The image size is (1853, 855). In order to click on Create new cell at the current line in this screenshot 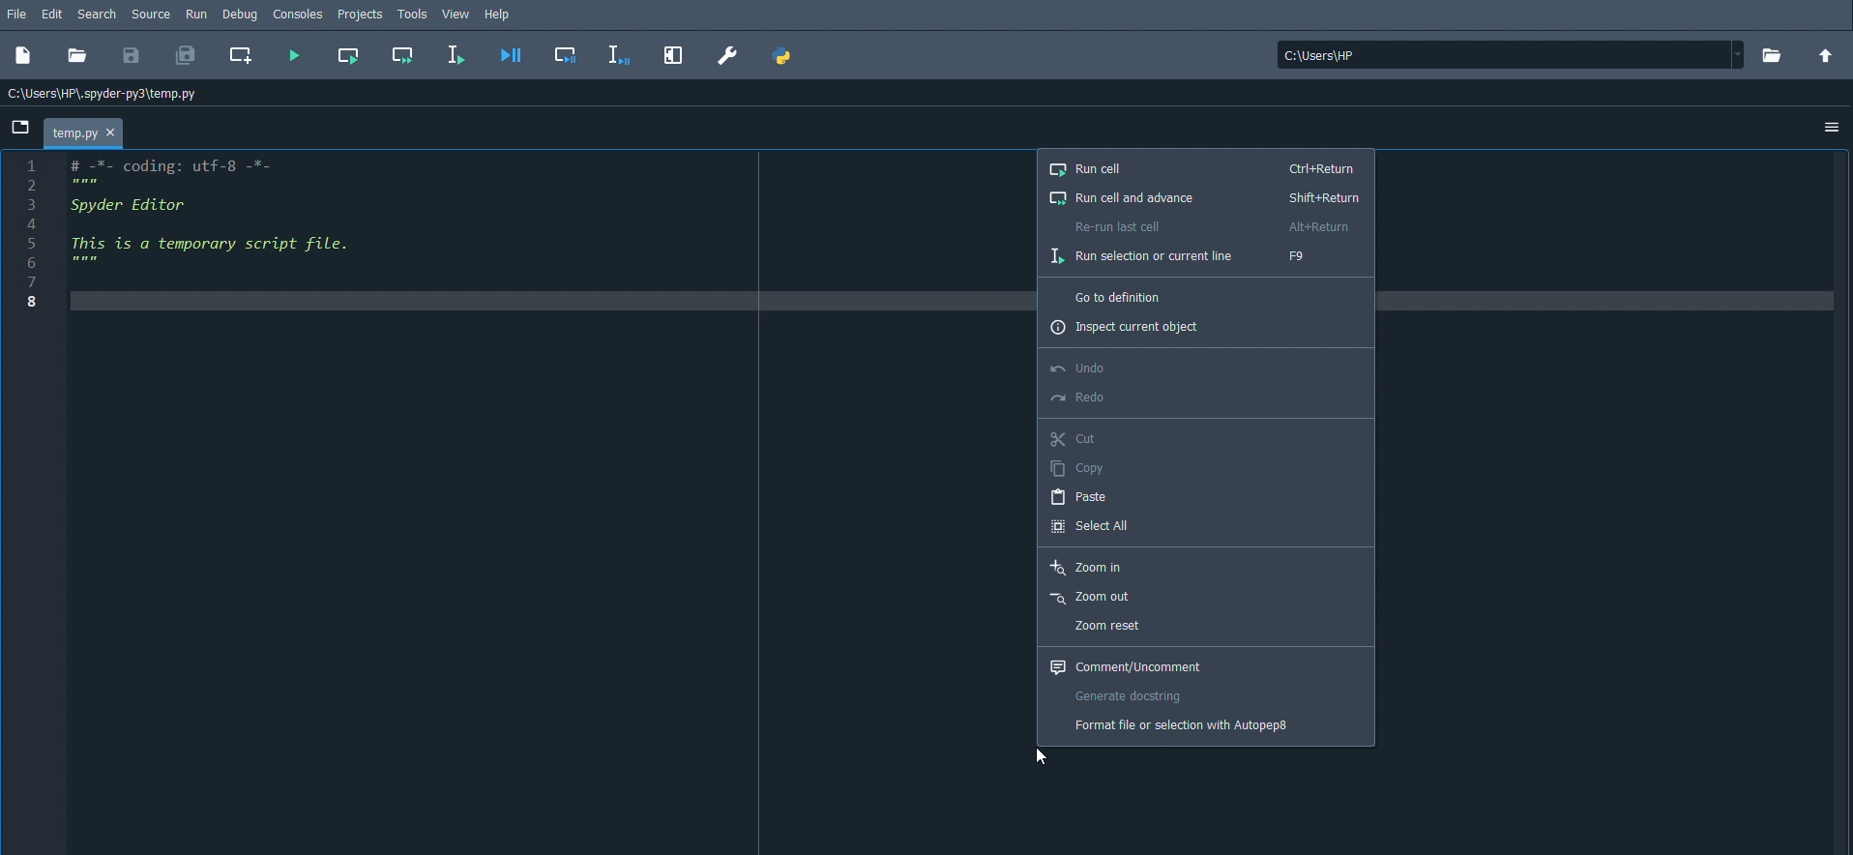, I will do `click(242, 56)`.